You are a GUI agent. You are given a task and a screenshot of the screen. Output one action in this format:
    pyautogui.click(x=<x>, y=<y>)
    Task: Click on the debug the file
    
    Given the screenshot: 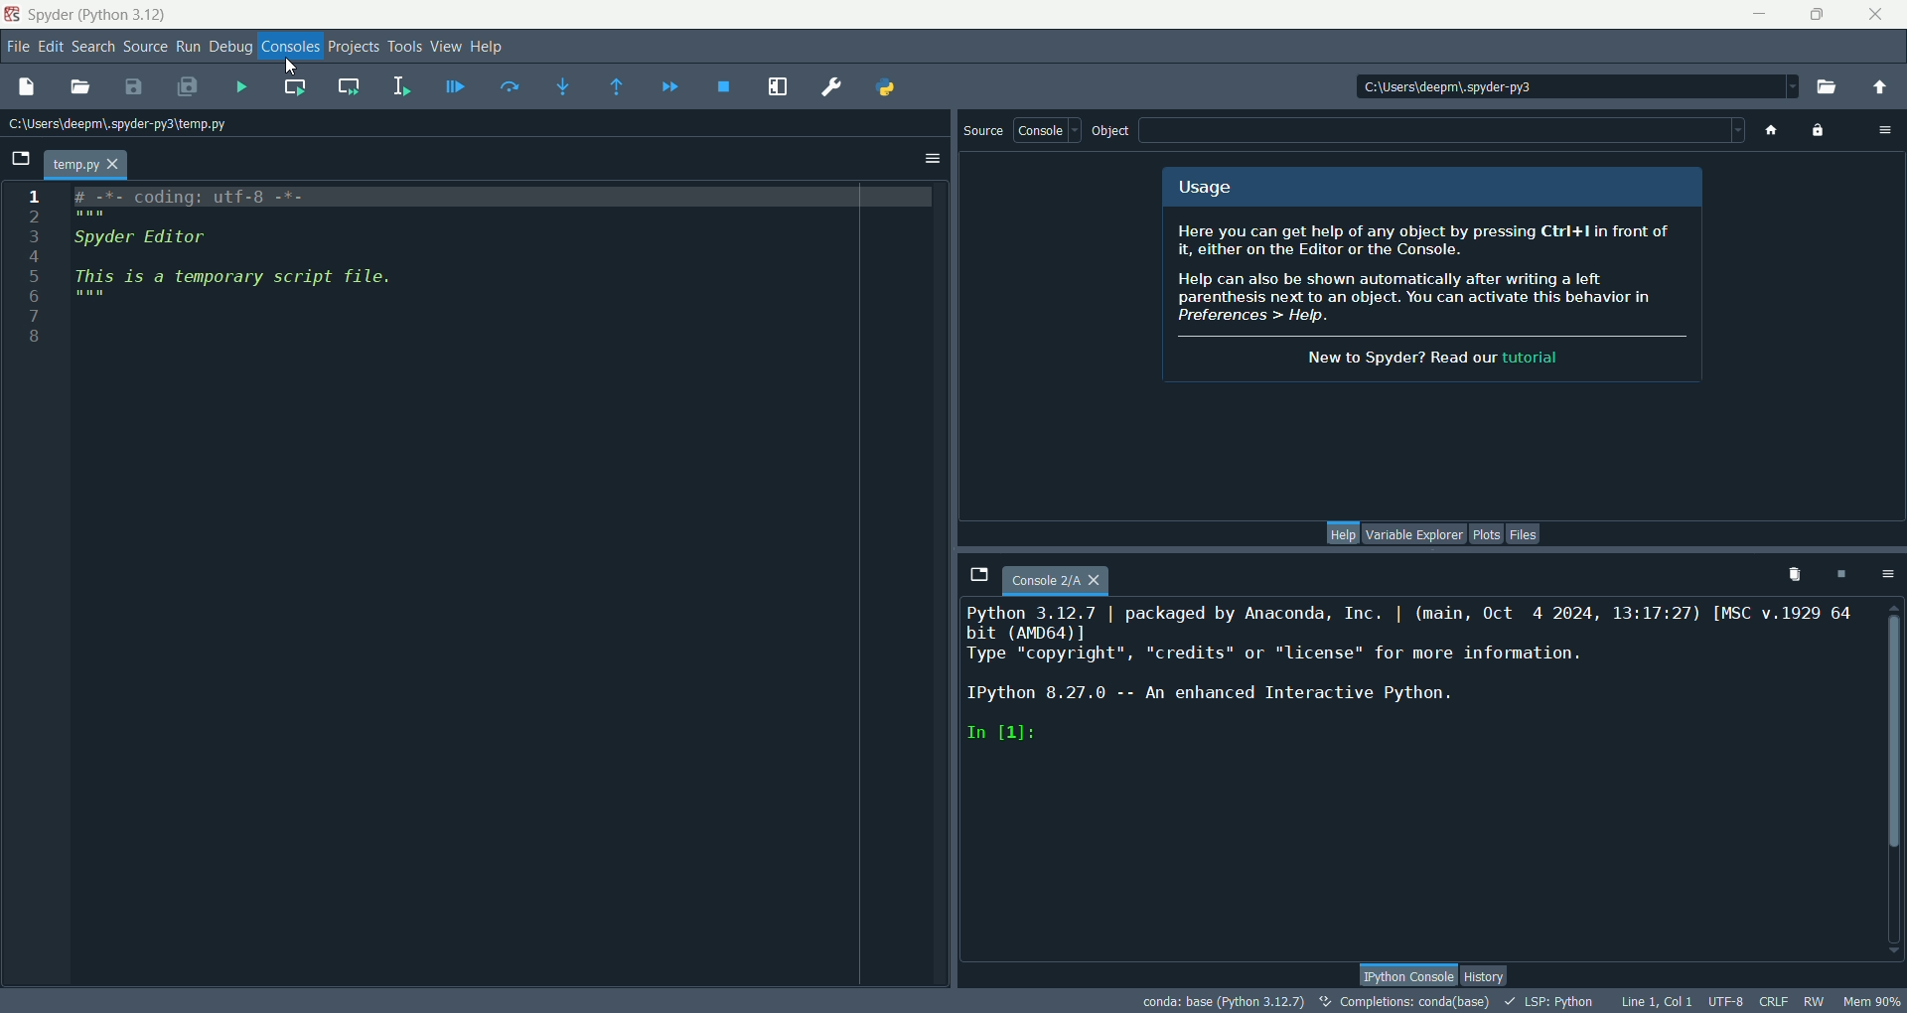 What is the action you would take?
    pyautogui.click(x=454, y=89)
    